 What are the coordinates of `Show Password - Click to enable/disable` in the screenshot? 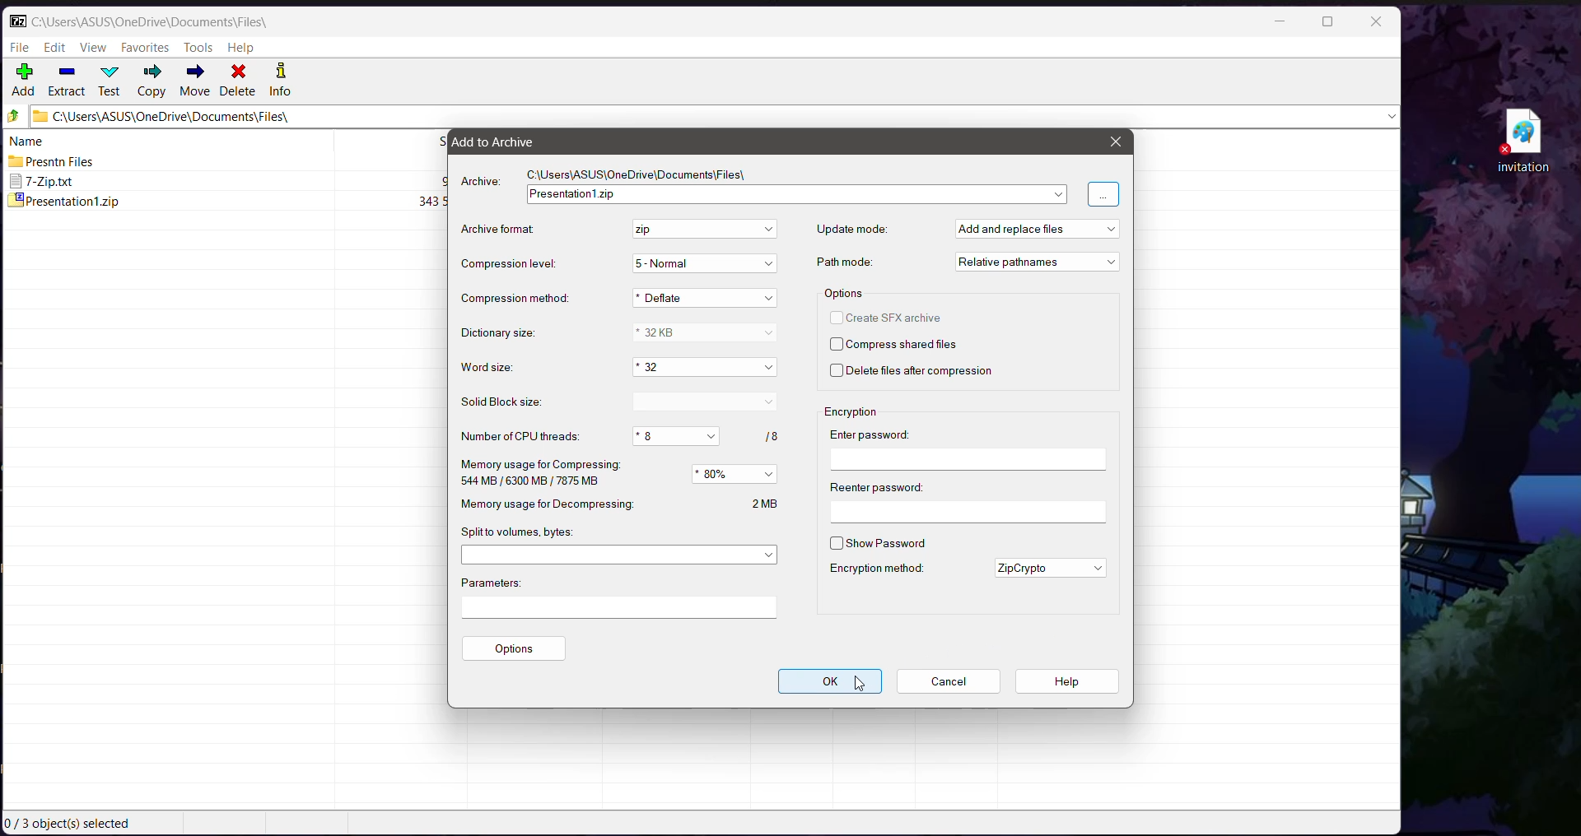 It's located at (878, 542).